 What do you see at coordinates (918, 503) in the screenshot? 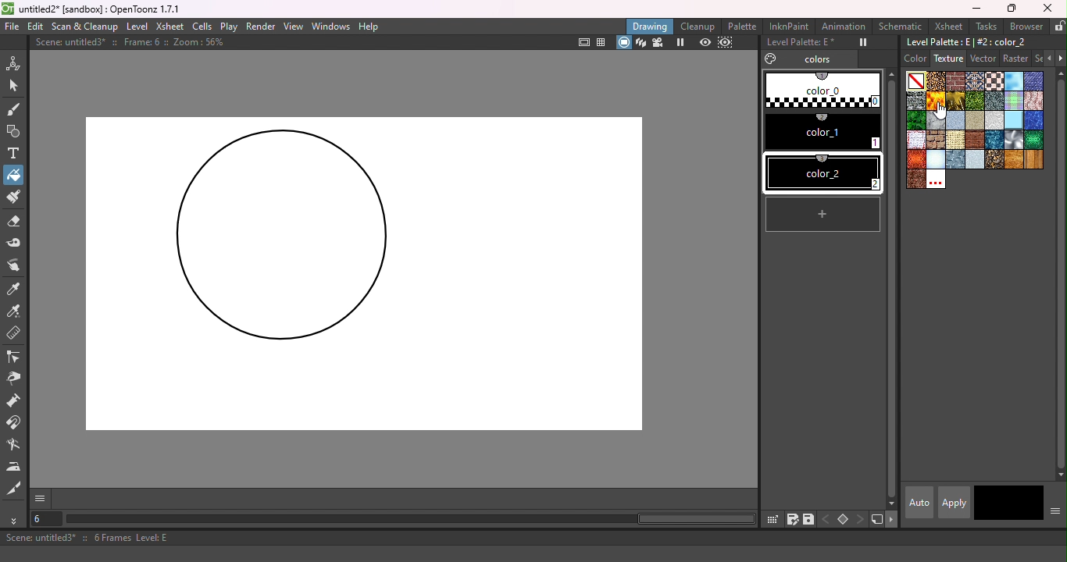
I see `Auto` at bounding box center [918, 503].